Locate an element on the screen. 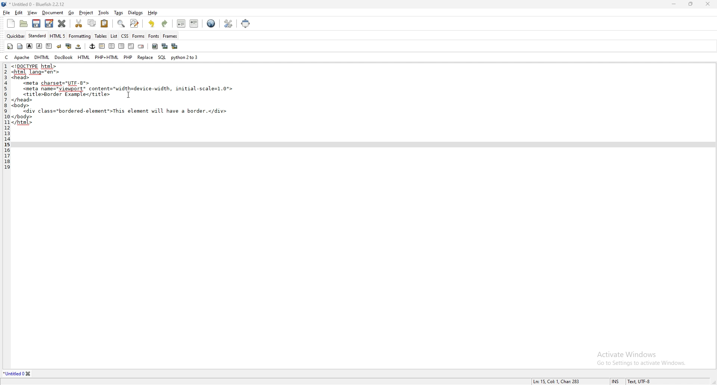 The height and width of the screenshot is (385, 717). *Untitled 0 is located at coordinates (18, 374).